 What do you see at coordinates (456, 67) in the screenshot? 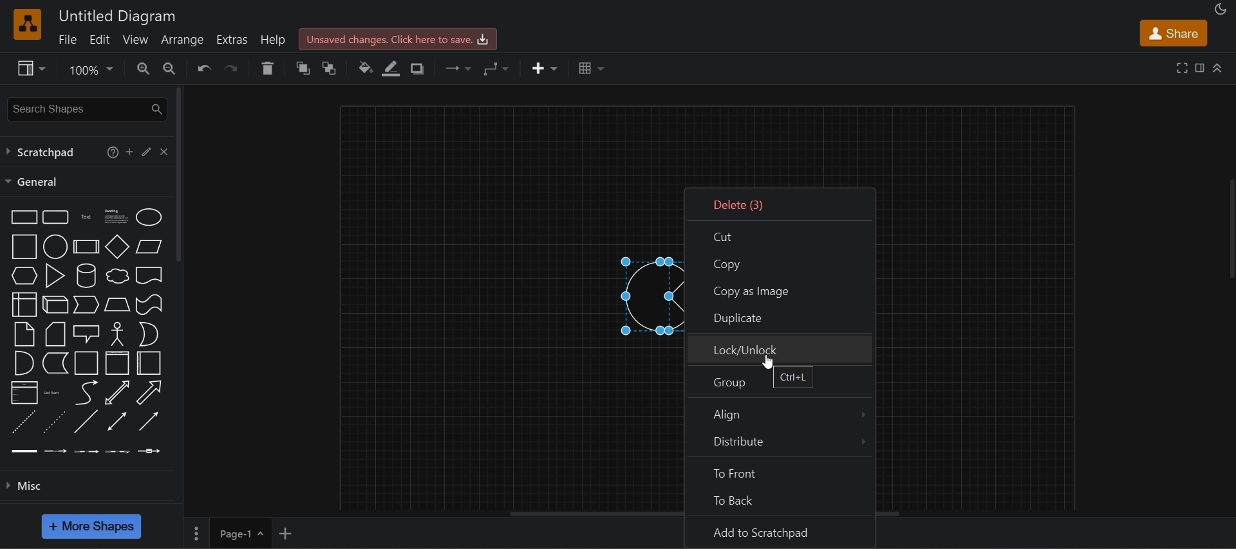
I see `conncetion` at bounding box center [456, 67].